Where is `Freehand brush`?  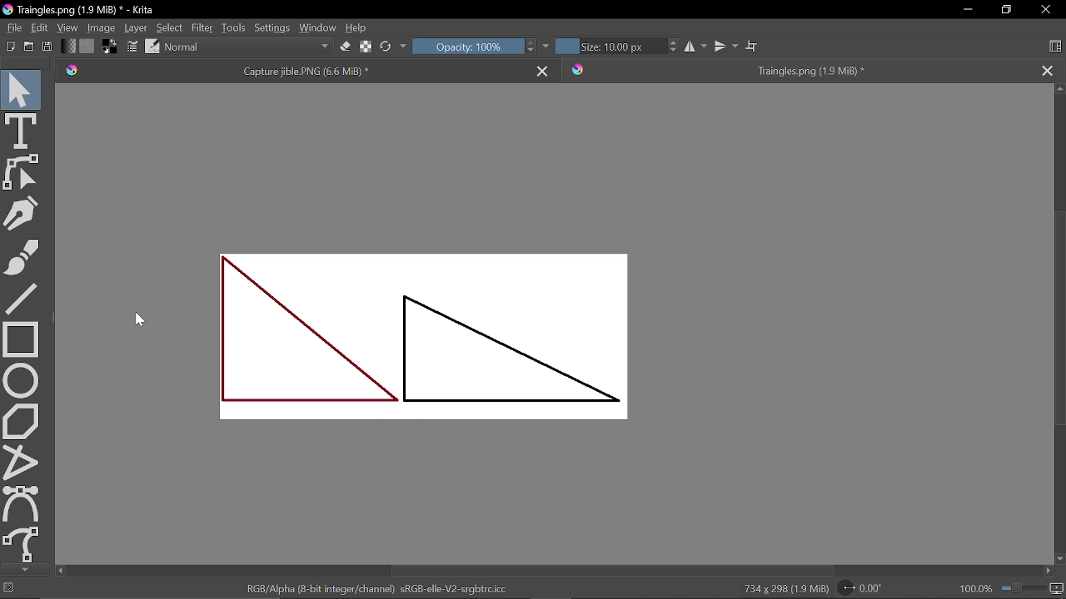 Freehand brush is located at coordinates (22, 257).